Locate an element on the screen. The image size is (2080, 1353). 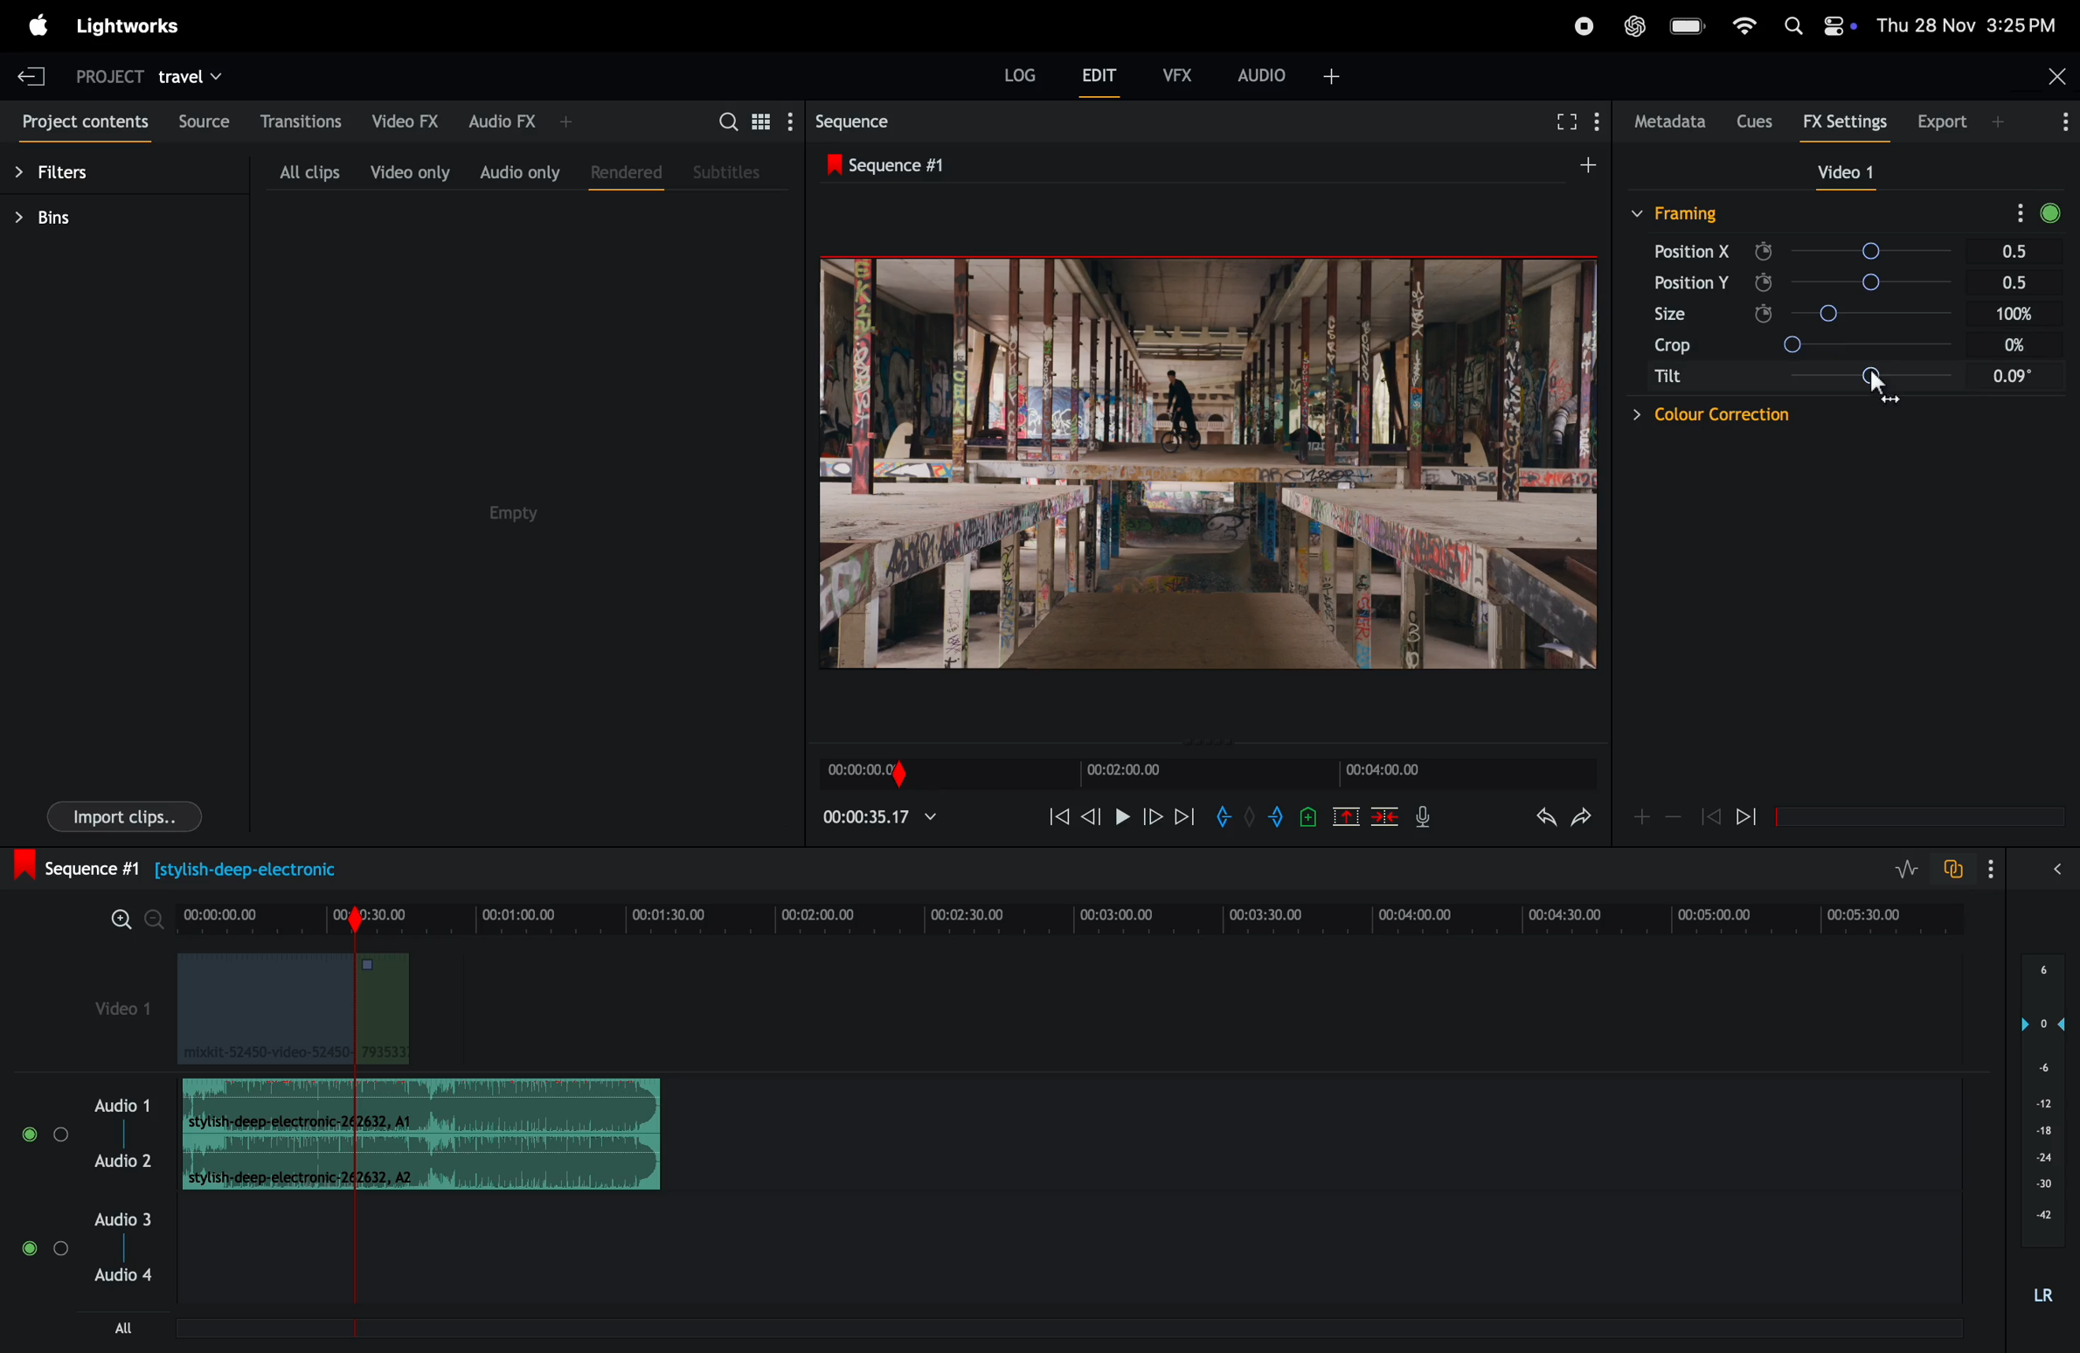
sequence 1 is located at coordinates (215, 866).